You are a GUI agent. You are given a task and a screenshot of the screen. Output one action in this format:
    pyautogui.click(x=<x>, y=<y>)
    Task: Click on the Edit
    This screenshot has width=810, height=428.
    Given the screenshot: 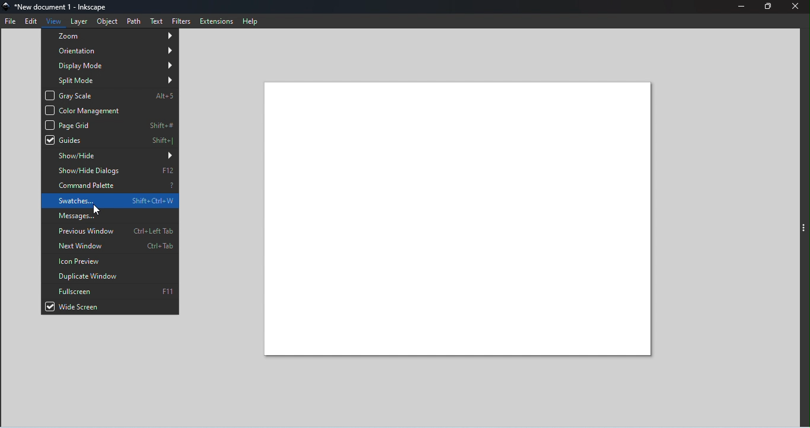 What is the action you would take?
    pyautogui.click(x=34, y=22)
    